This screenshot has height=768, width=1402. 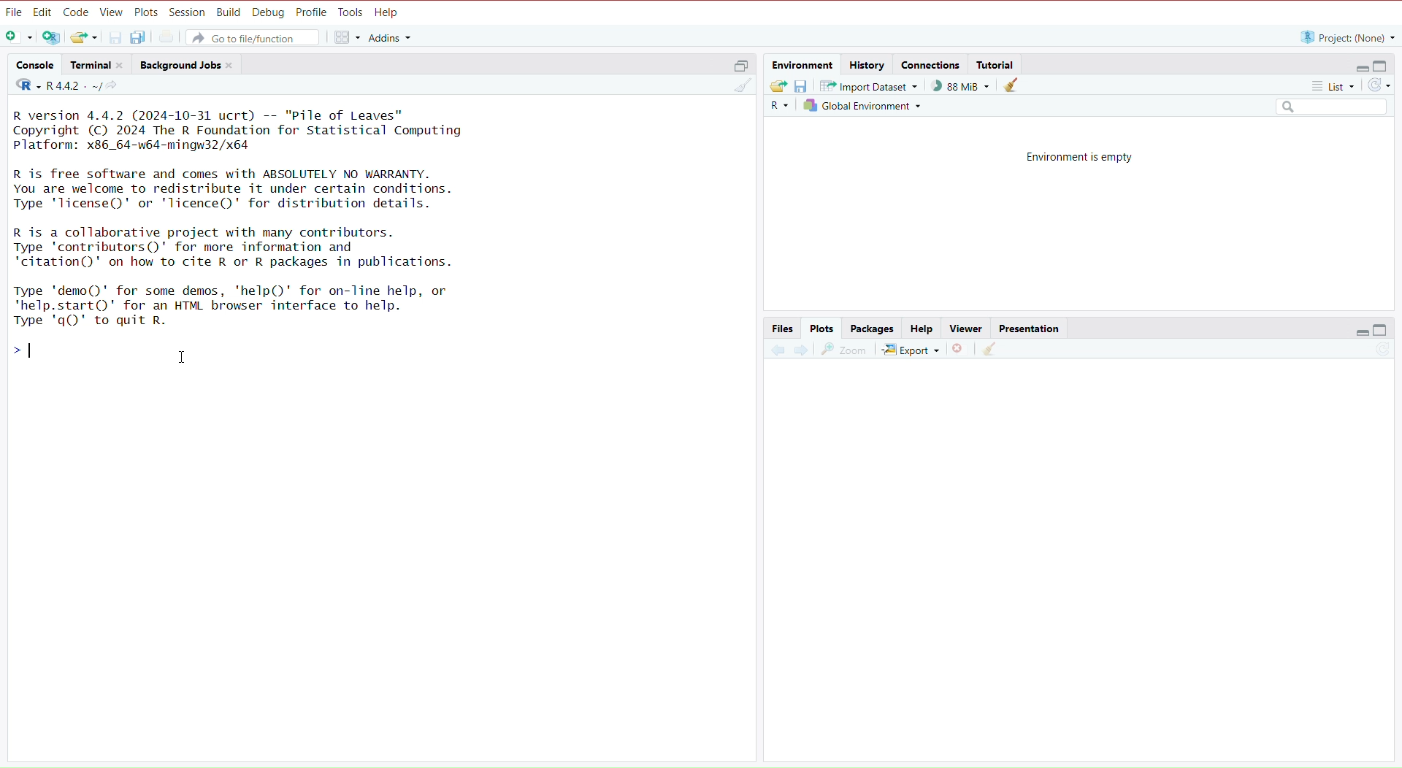 What do you see at coordinates (778, 86) in the screenshot?
I see `Export history logs` at bounding box center [778, 86].